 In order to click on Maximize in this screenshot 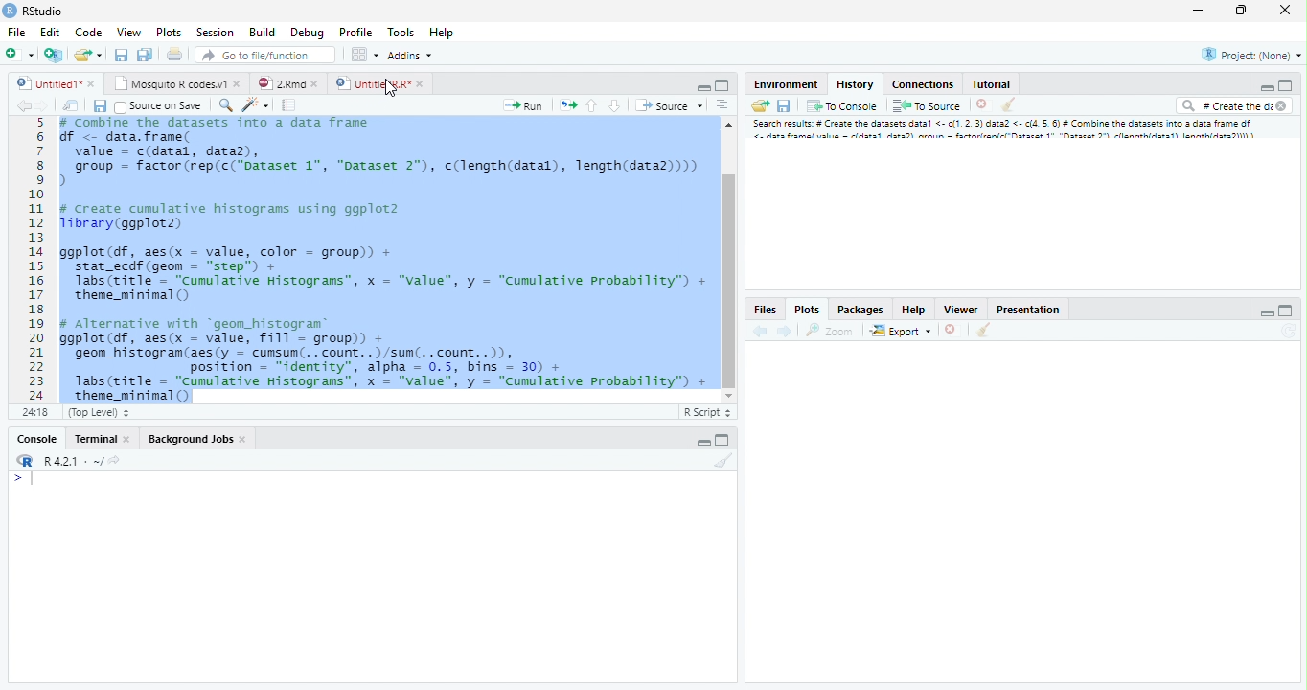, I will do `click(725, 441)`.